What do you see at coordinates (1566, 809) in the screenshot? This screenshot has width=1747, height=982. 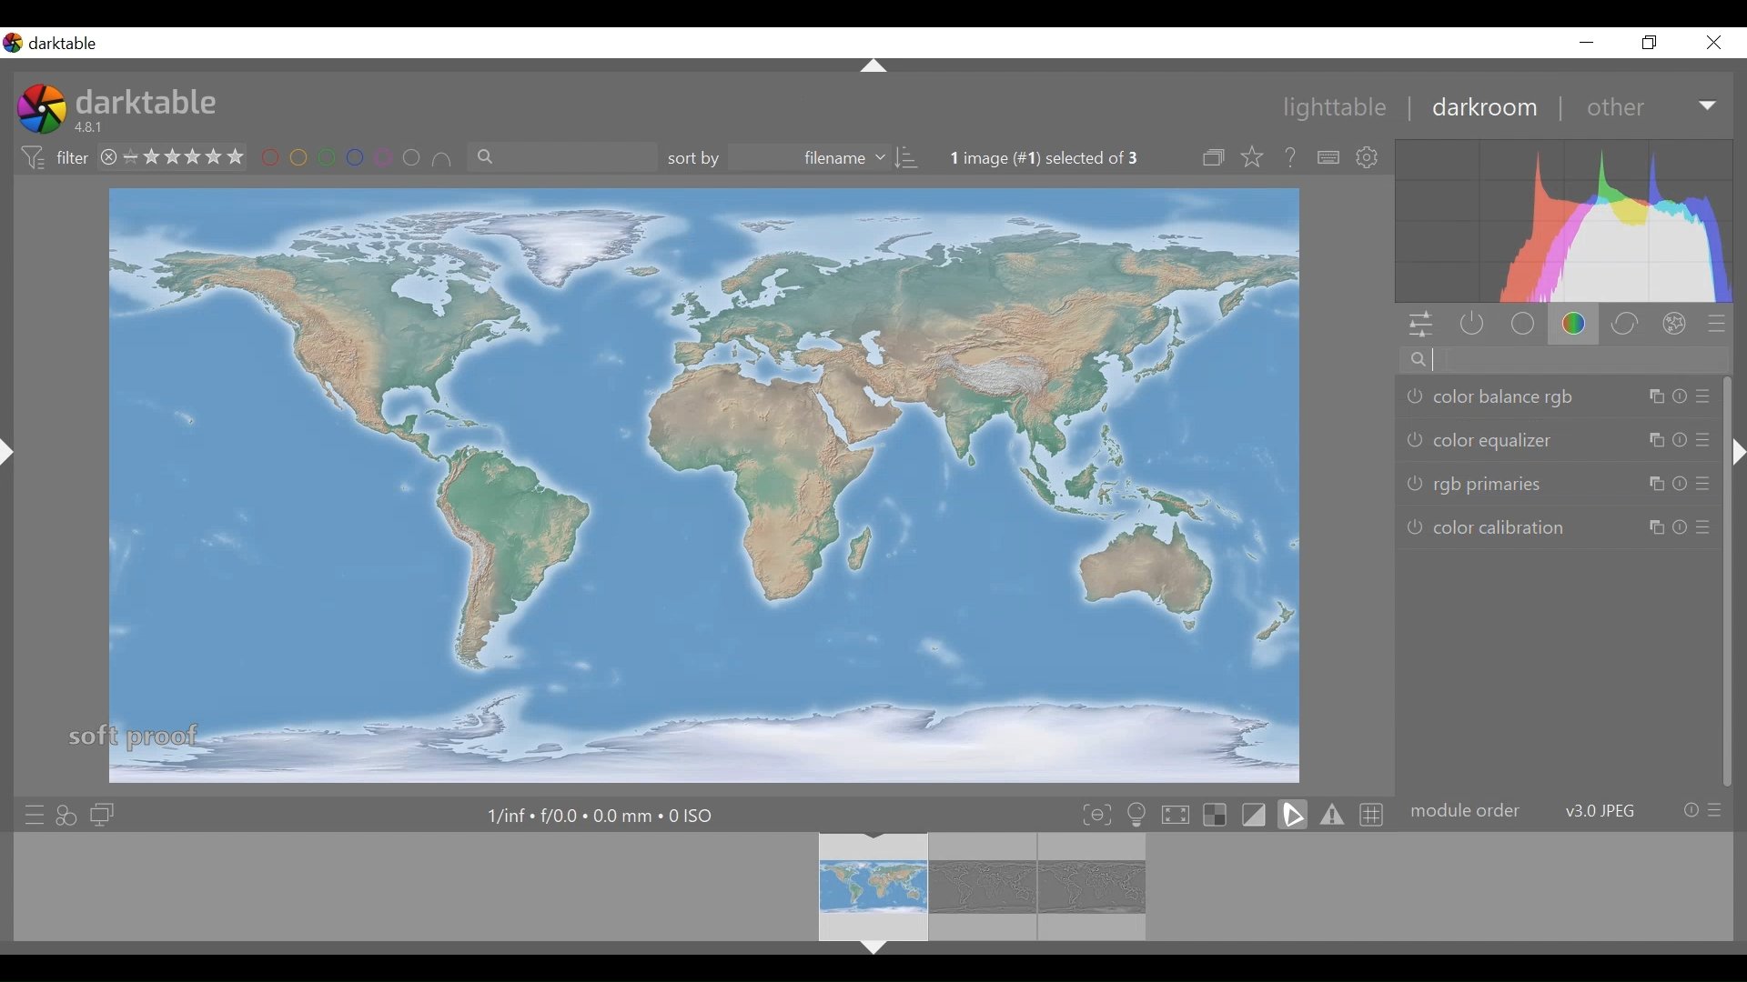 I see `module order` at bounding box center [1566, 809].